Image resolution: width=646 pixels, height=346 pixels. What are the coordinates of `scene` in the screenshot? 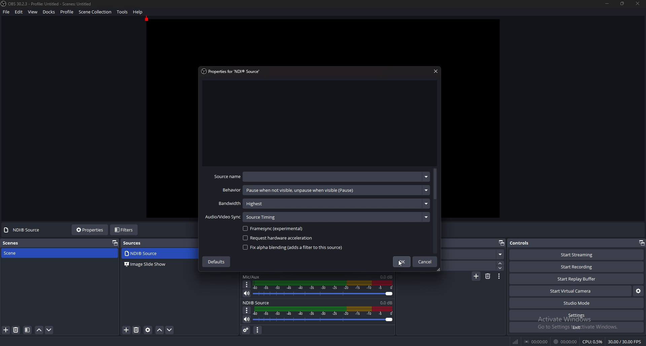 It's located at (19, 253).